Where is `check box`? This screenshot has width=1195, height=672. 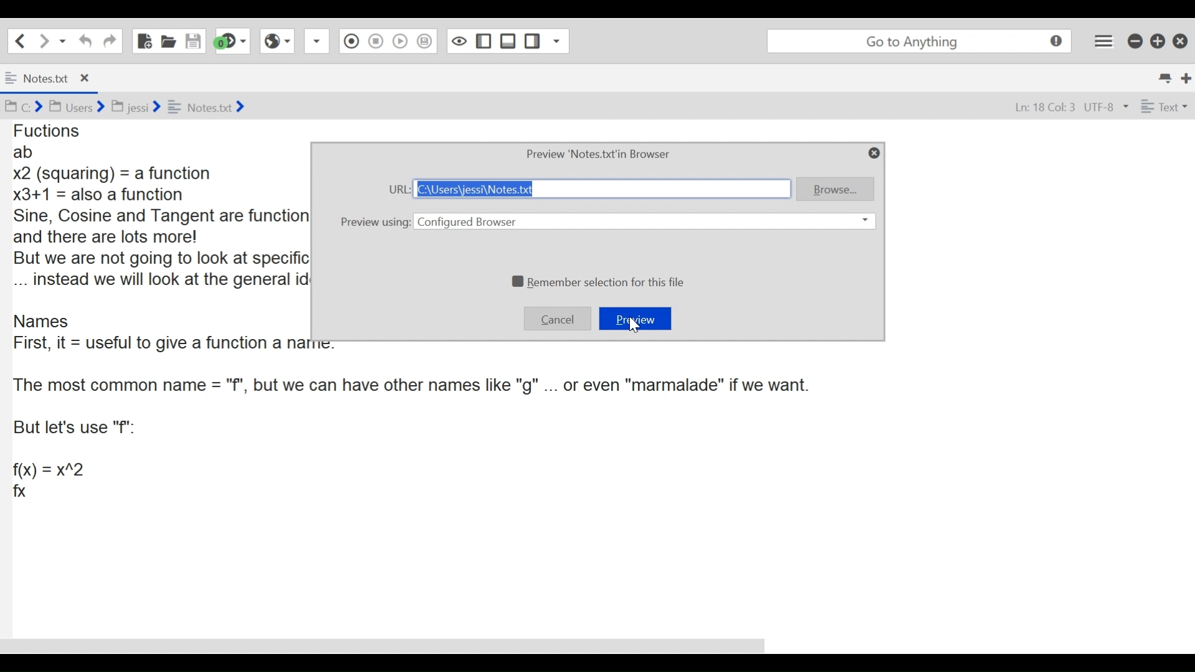 check box is located at coordinates (517, 280).